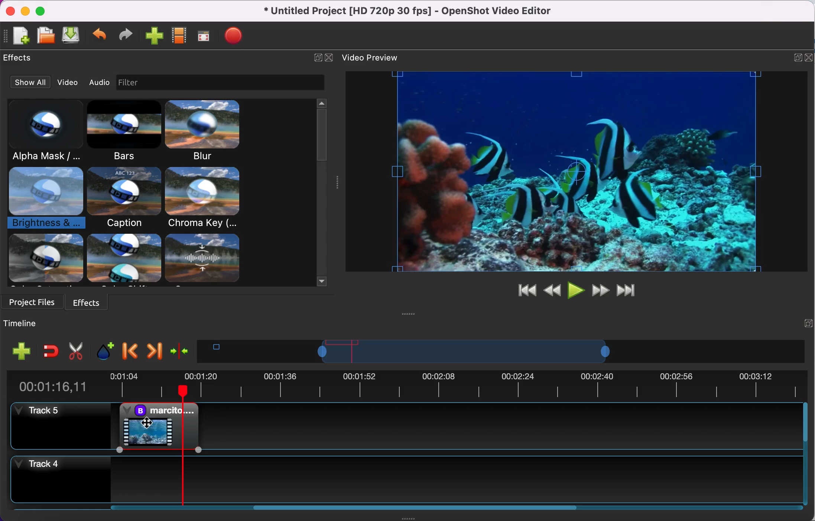 The height and width of the screenshot is (521, 815). Describe the element at coordinates (51, 350) in the screenshot. I see `enable snapping` at that location.